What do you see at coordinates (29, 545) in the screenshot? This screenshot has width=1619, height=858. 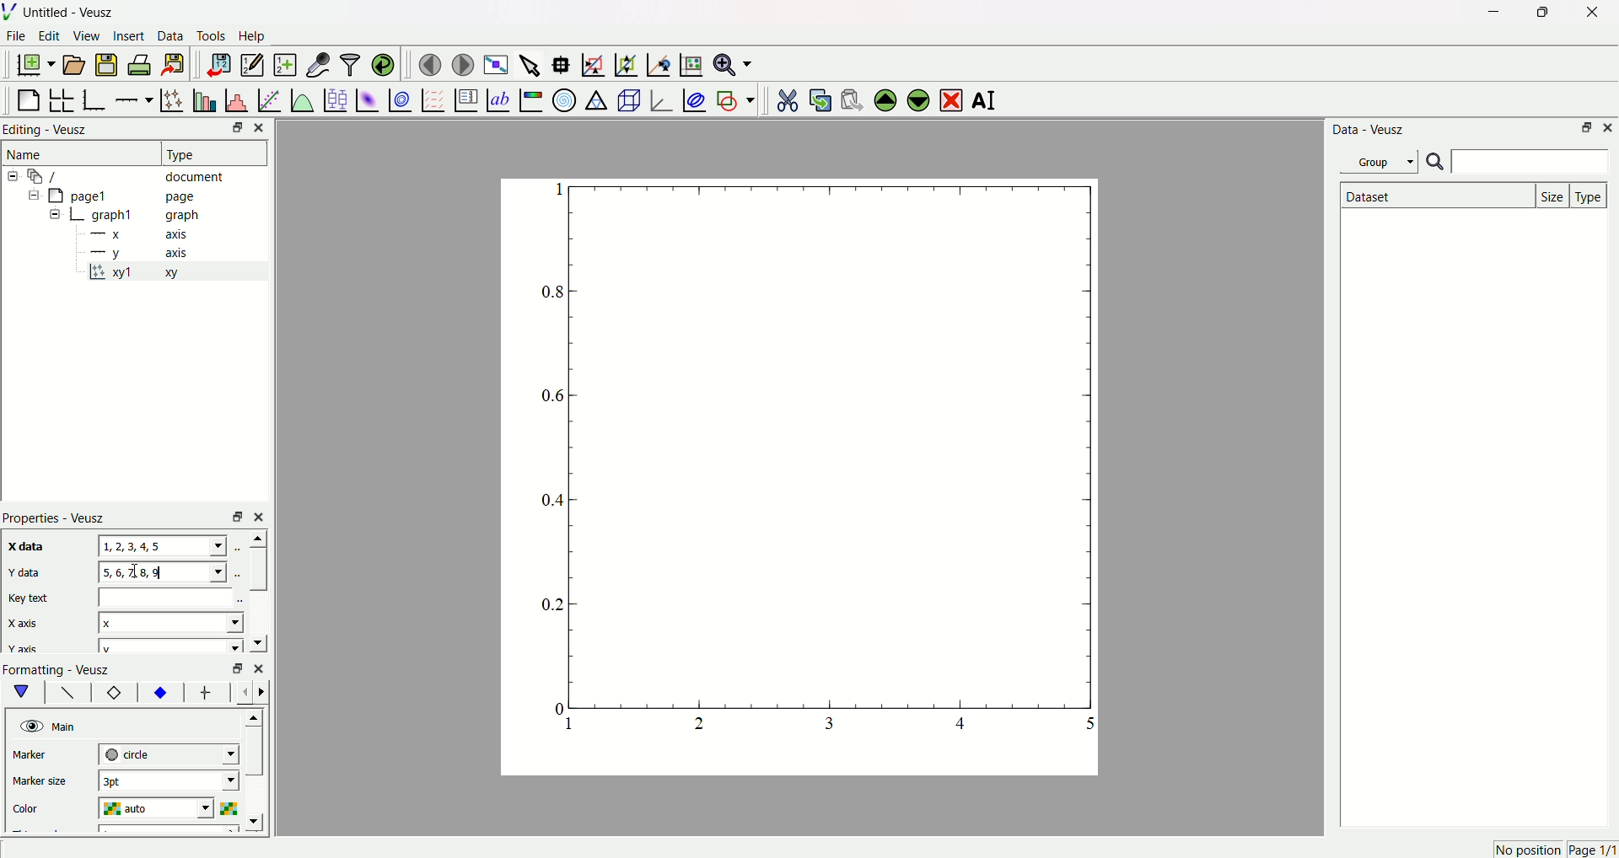 I see `x data` at bounding box center [29, 545].